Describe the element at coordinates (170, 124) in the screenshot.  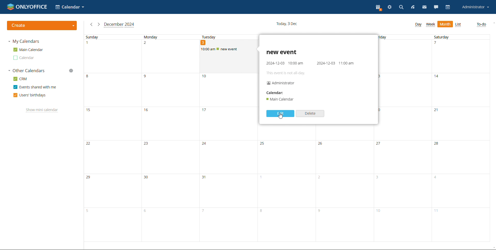
I see `16` at that location.